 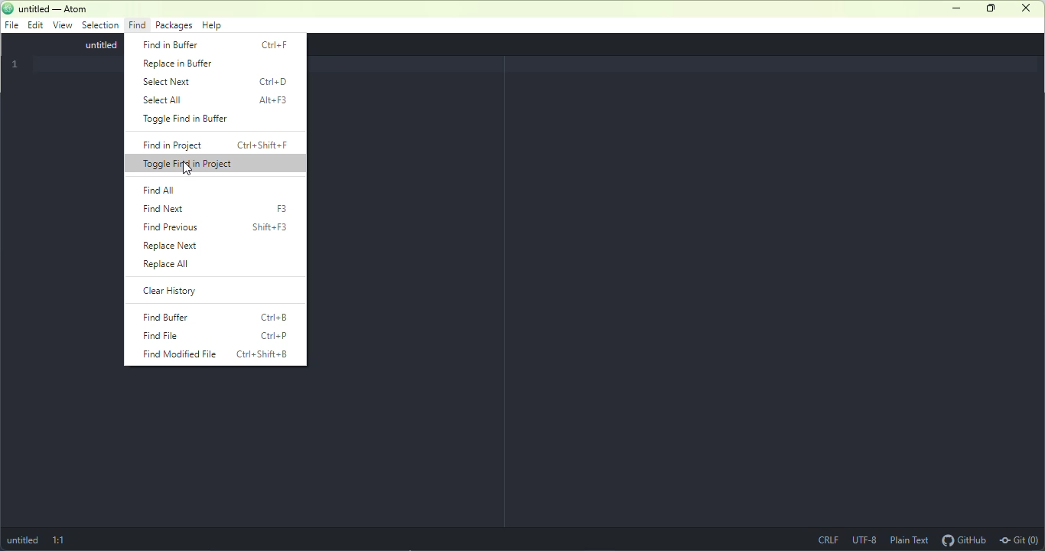 What do you see at coordinates (137, 25) in the screenshot?
I see `find` at bounding box center [137, 25].